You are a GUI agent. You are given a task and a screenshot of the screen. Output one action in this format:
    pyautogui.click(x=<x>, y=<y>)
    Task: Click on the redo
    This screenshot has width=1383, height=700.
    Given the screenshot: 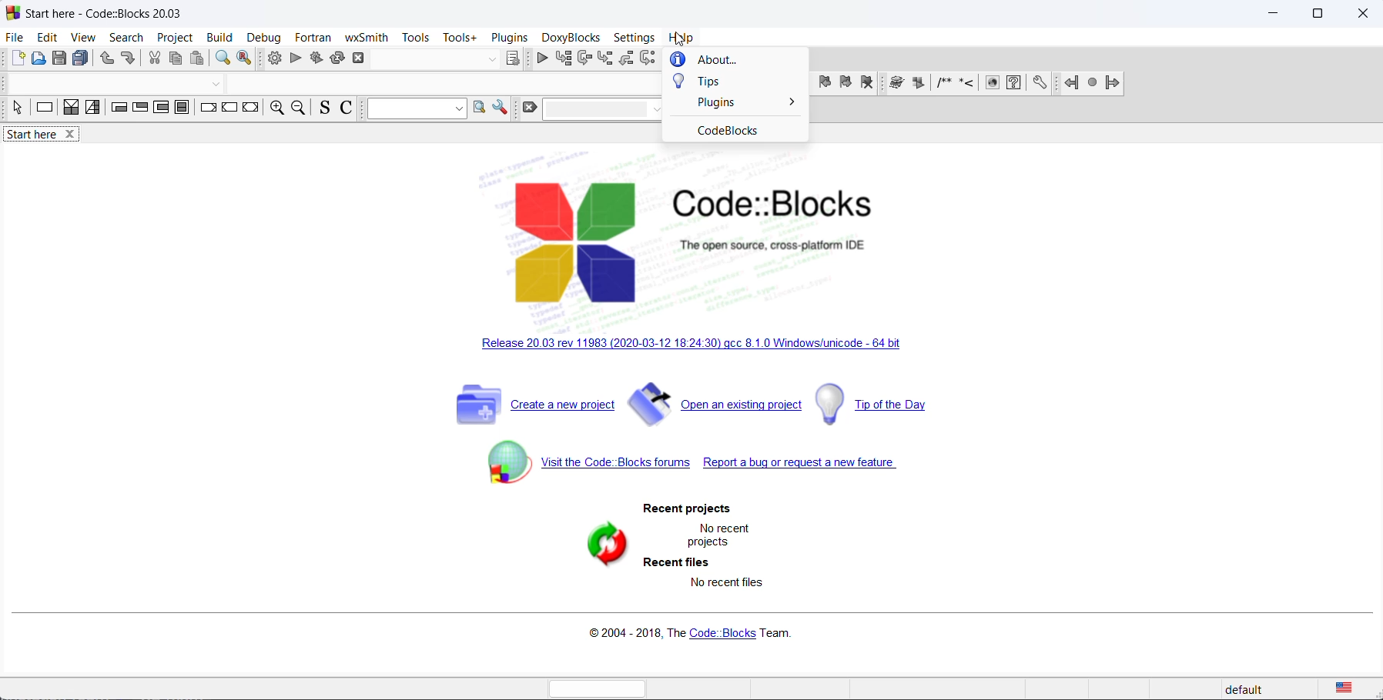 What is the action you would take?
    pyautogui.click(x=130, y=58)
    